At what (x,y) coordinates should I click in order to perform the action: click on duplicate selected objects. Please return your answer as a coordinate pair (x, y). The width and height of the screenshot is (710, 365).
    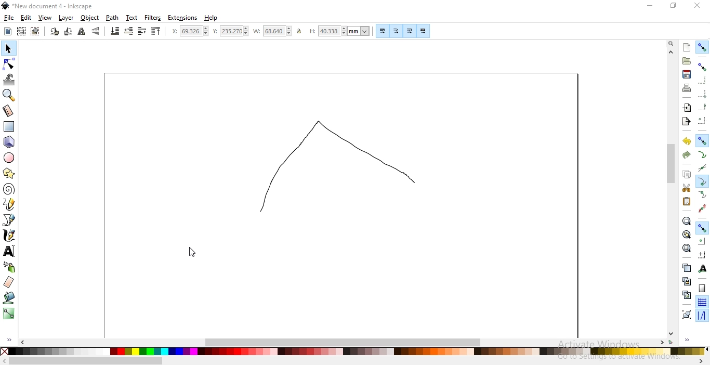
    Looking at the image, I should click on (686, 267).